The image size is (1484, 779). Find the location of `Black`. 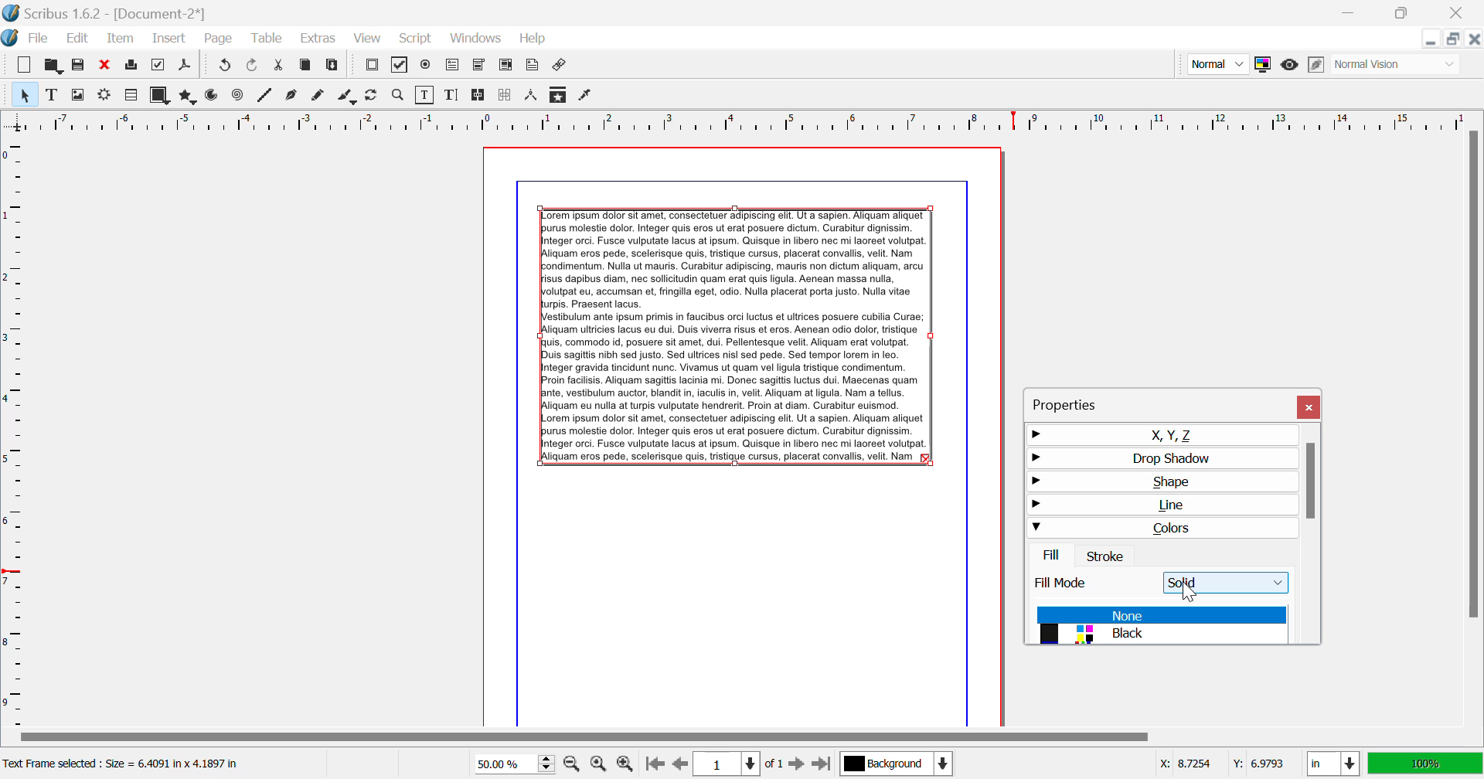

Black is located at coordinates (1162, 635).